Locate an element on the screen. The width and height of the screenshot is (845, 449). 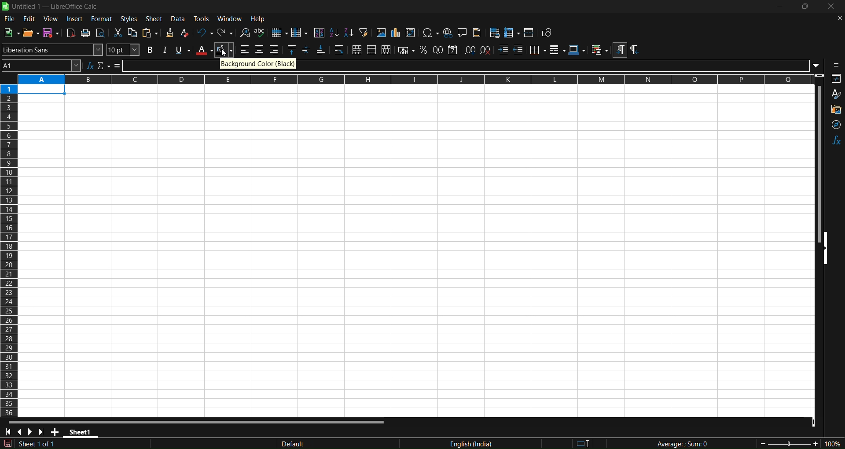
border color is located at coordinates (577, 50).